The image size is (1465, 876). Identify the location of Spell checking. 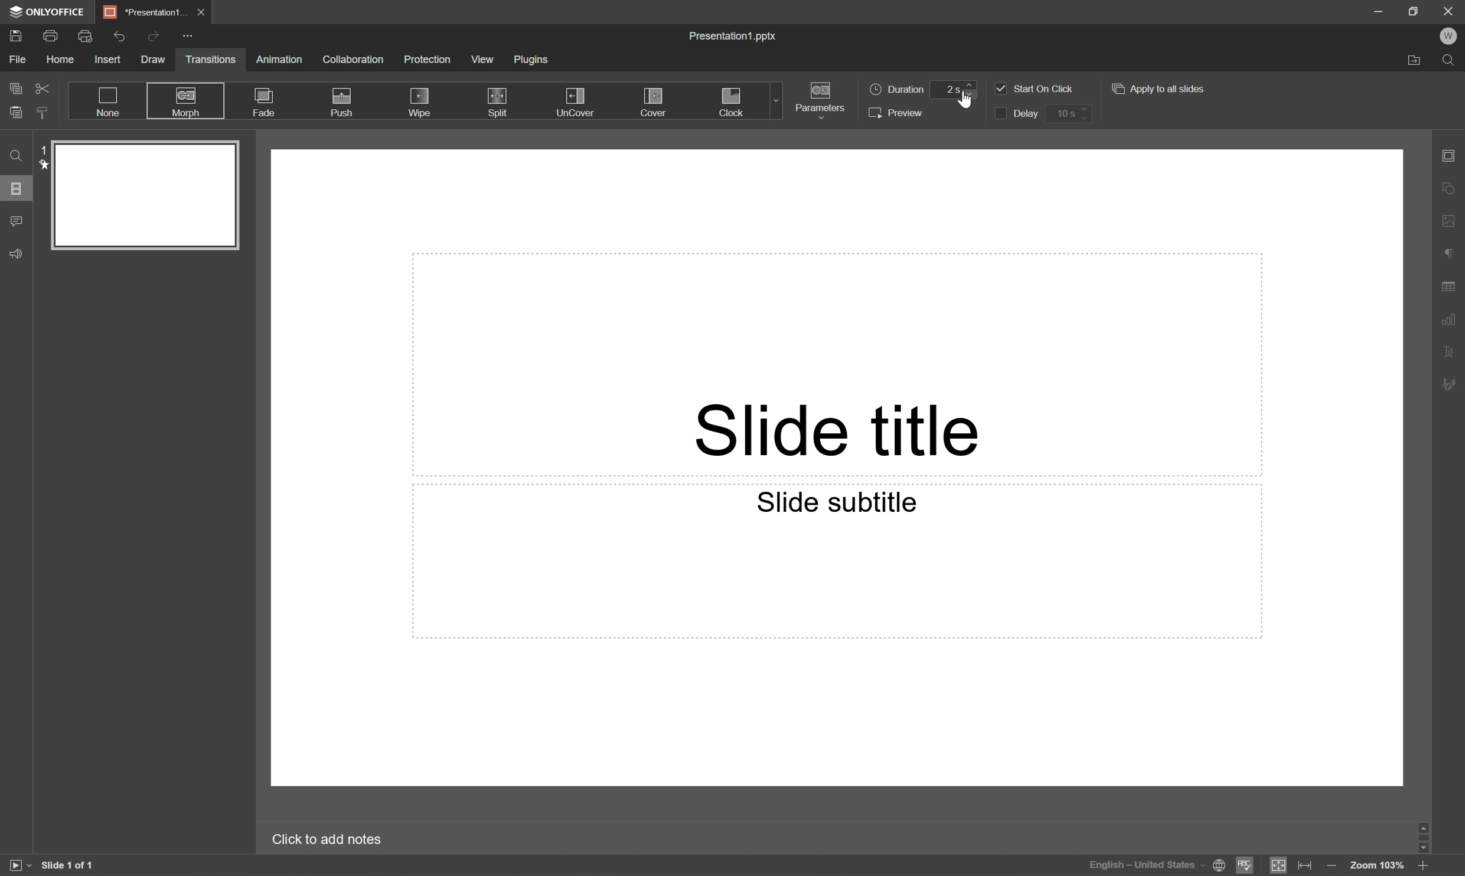
(1242, 867).